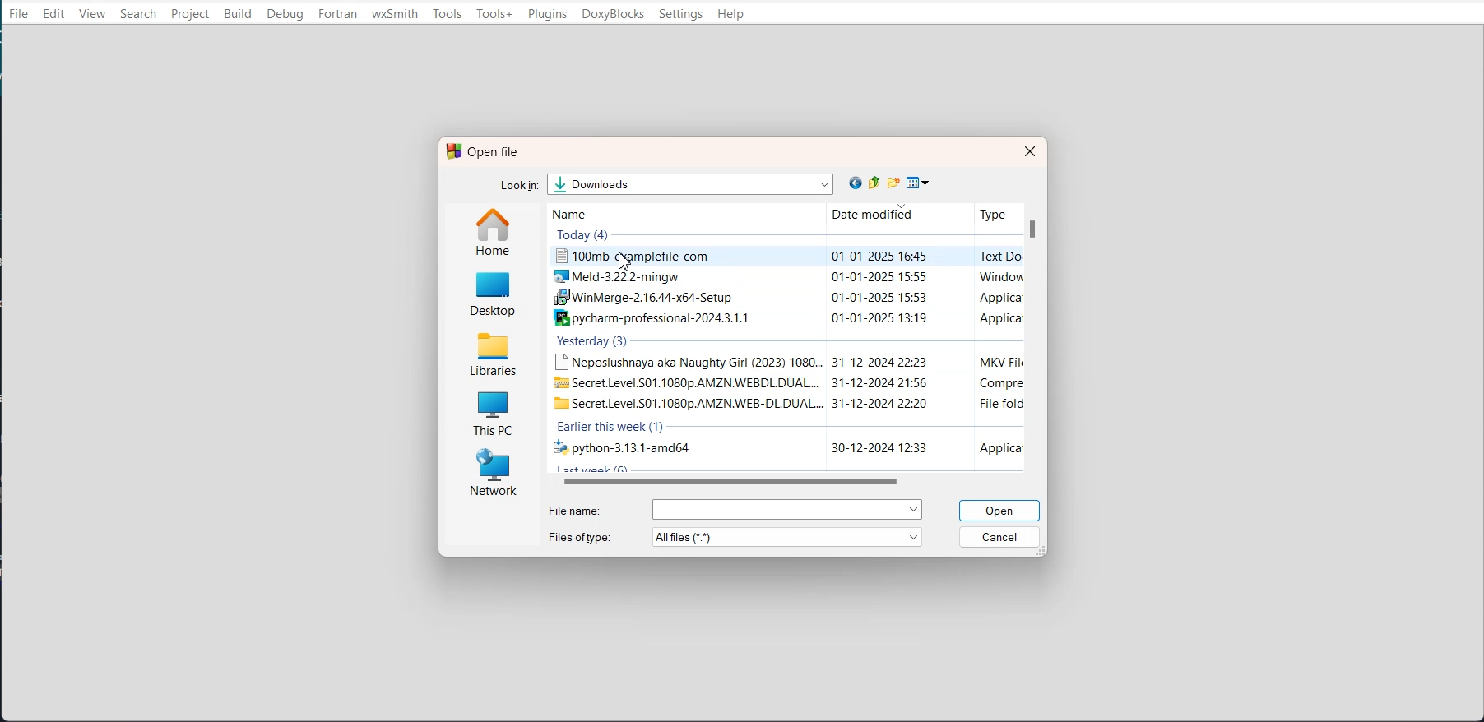 This screenshot has height=722, width=1484. What do you see at coordinates (591, 213) in the screenshot?
I see `Name` at bounding box center [591, 213].